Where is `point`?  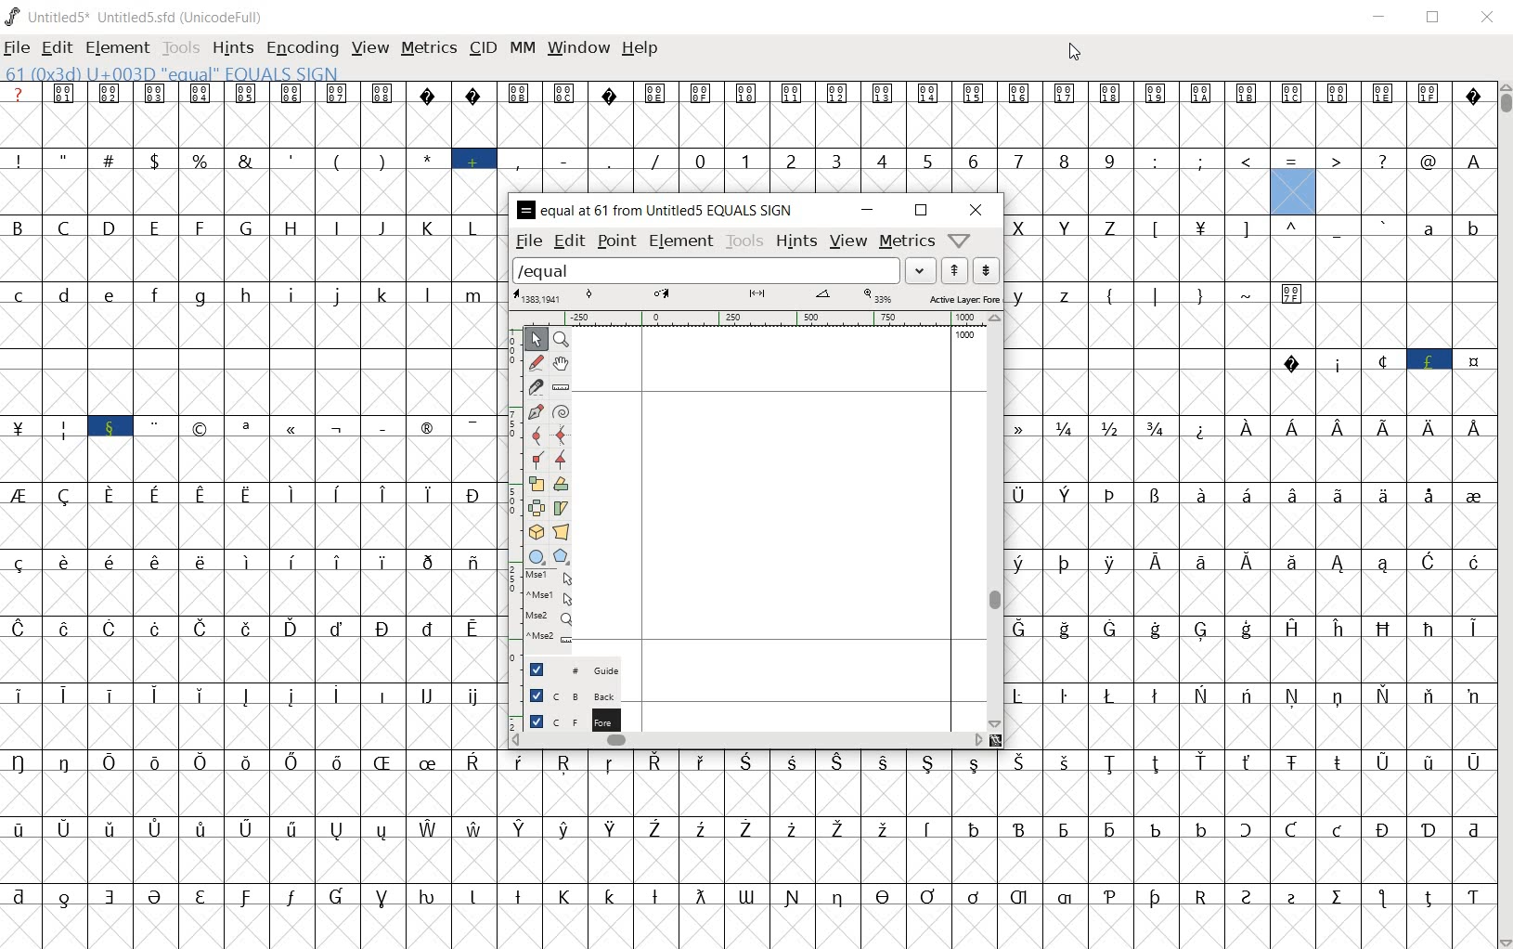 point is located at coordinates (614, 241).